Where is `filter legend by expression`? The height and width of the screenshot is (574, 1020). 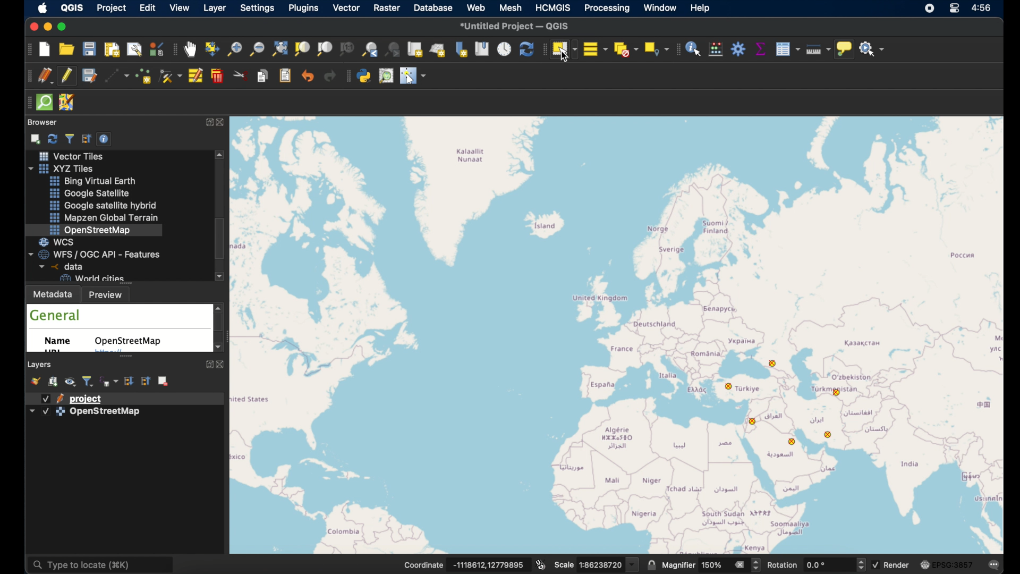
filter legend by expression is located at coordinates (109, 381).